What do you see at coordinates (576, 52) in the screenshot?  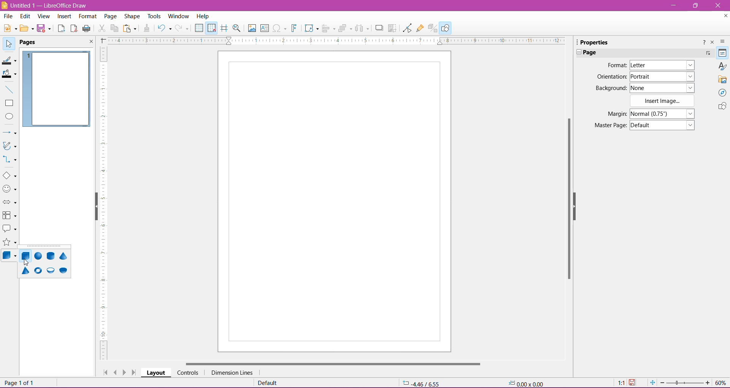 I see `Expand/Close Pane` at bounding box center [576, 52].